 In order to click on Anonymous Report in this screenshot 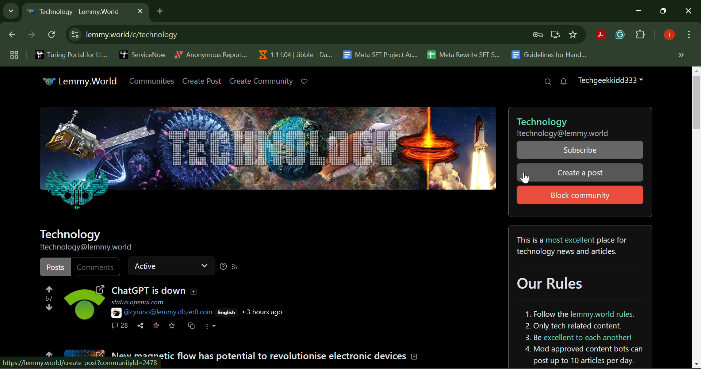, I will do `click(211, 53)`.